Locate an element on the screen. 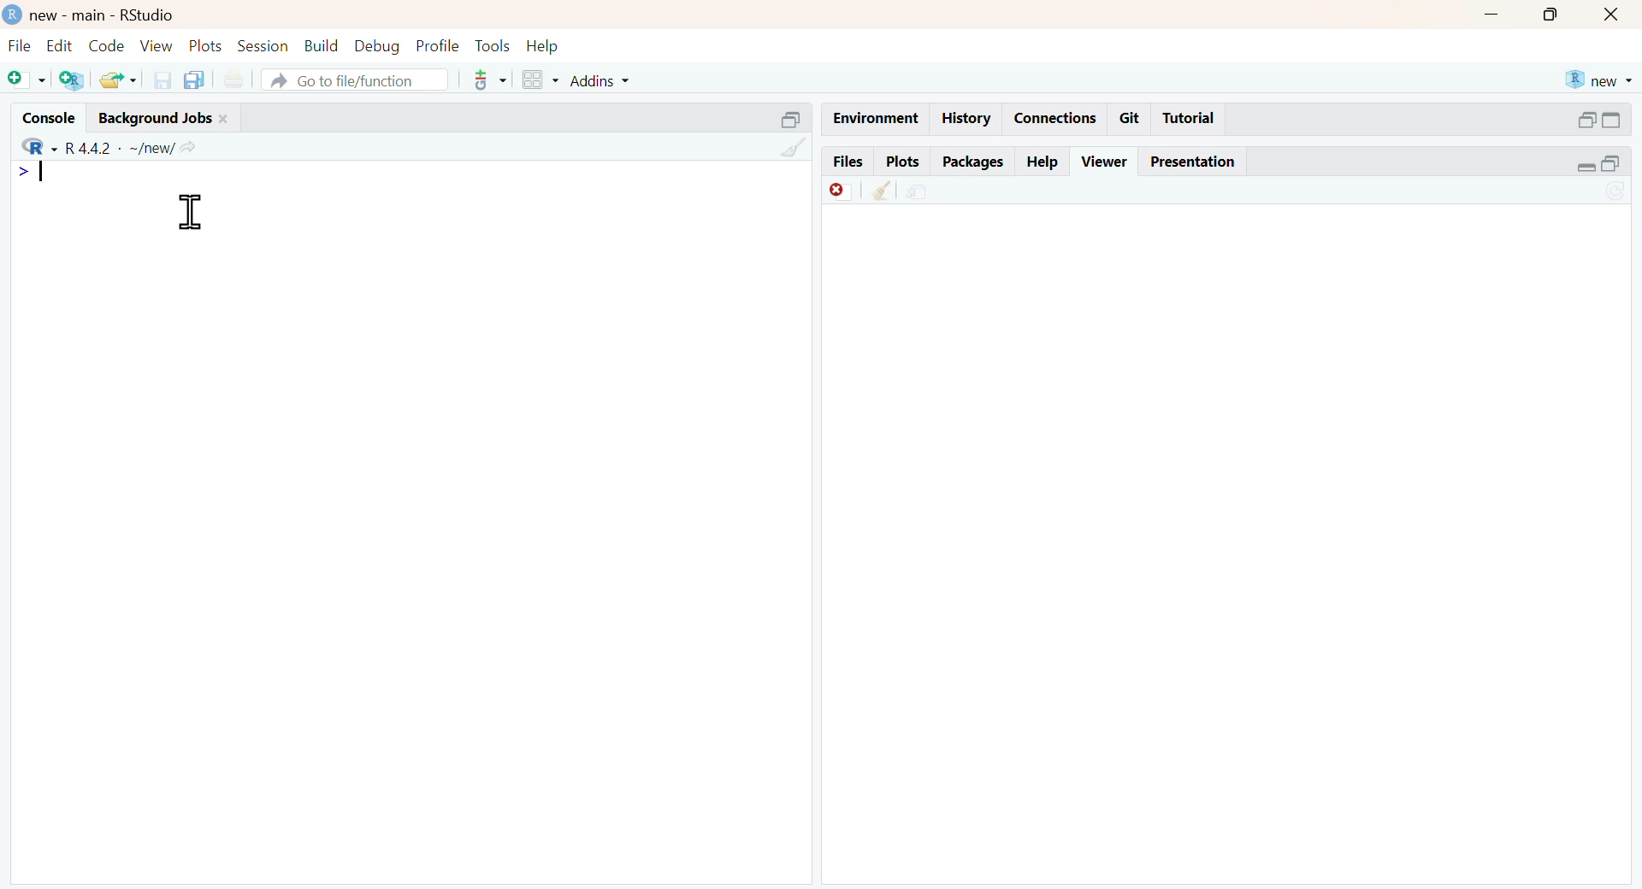 The height and width of the screenshot is (889, 1642). R 4.4.2 ~/new/ is located at coordinates (120, 149).